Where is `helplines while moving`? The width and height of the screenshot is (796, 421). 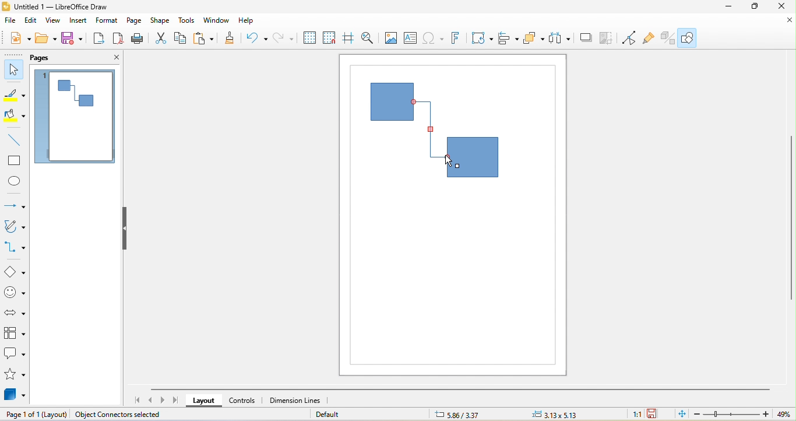
helplines while moving is located at coordinates (350, 37).